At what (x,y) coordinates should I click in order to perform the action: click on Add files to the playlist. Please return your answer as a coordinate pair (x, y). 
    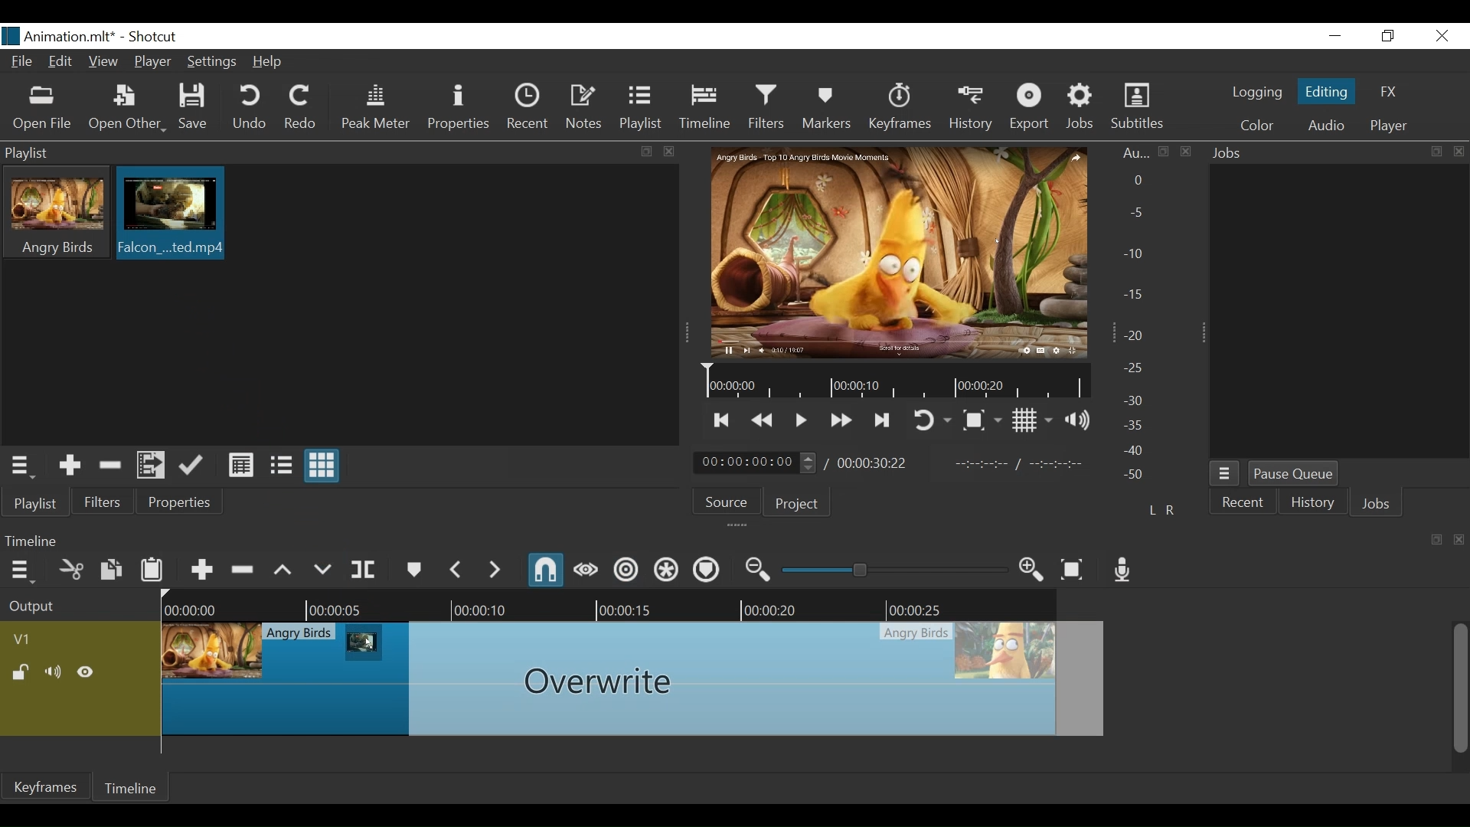
    Looking at the image, I should click on (151, 465).